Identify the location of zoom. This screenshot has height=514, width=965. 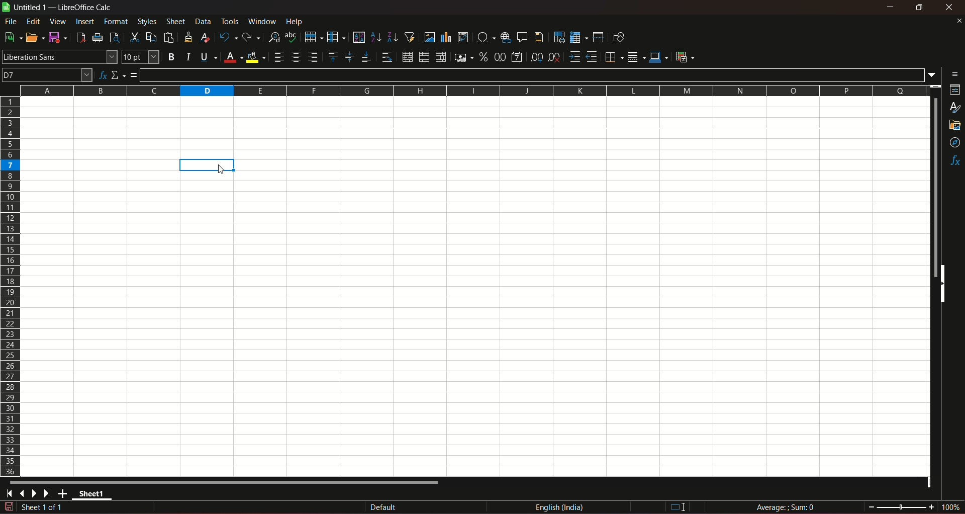
(914, 506).